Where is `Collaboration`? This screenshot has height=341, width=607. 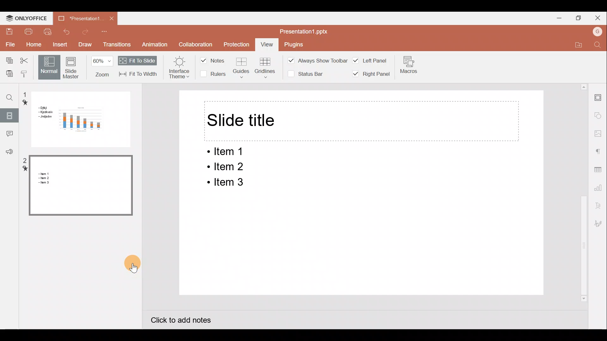 Collaboration is located at coordinates (196, 43).